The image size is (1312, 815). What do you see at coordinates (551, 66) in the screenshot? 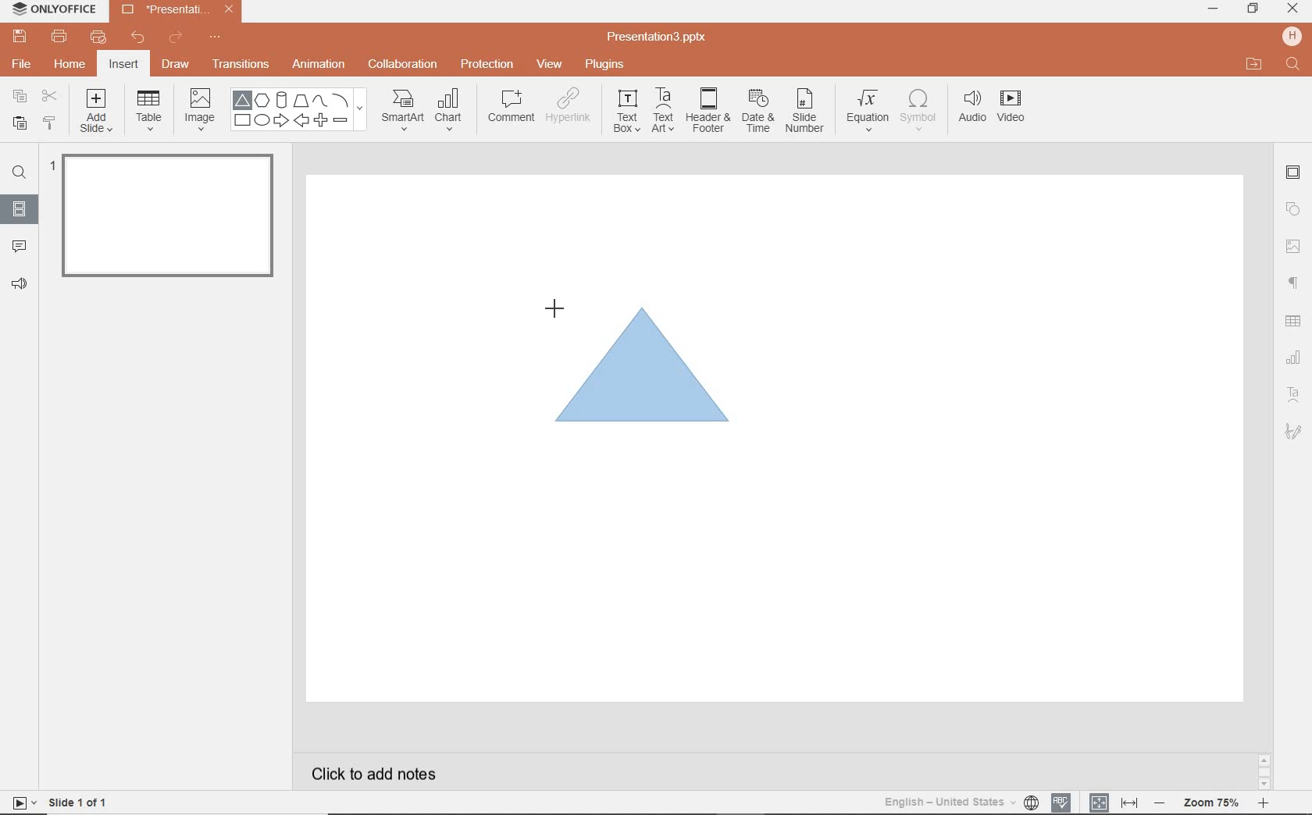
I see `VIEW` at bounding box center [551, 66].